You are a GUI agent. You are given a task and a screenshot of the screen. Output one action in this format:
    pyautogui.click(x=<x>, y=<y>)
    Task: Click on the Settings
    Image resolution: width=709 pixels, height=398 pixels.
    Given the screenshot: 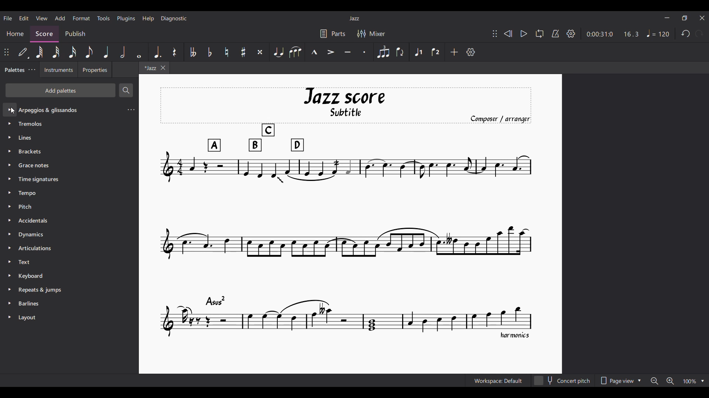 What is the action you would take?
    pyautogui.click(x=571, y=34)
    